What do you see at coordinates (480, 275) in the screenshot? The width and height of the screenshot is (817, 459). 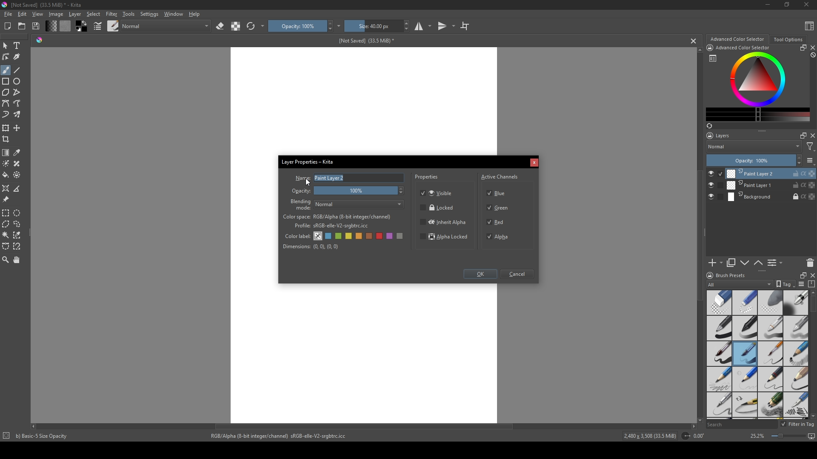 I see `OK` at bounding box center [480, 275].